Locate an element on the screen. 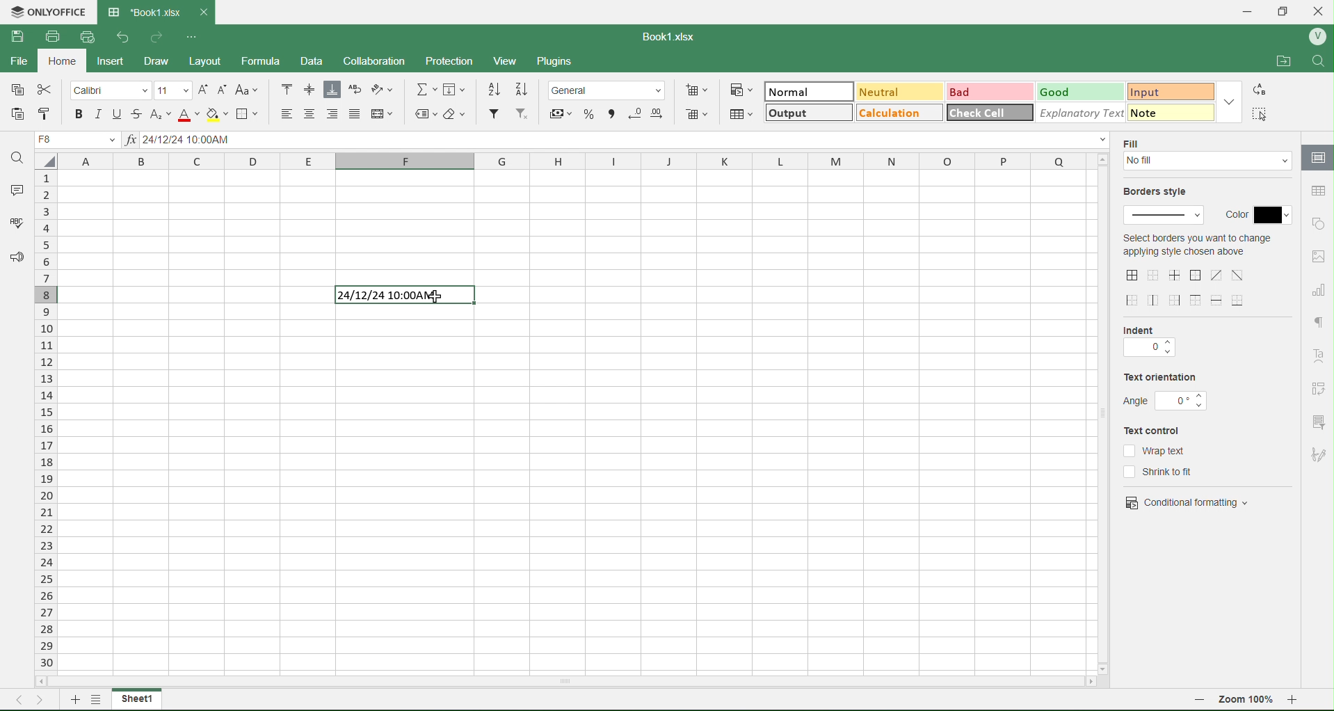 The width and height of the screenshot is (1334, 711). Customize Quick Access Toolbar is located at coordinates (191, 35).